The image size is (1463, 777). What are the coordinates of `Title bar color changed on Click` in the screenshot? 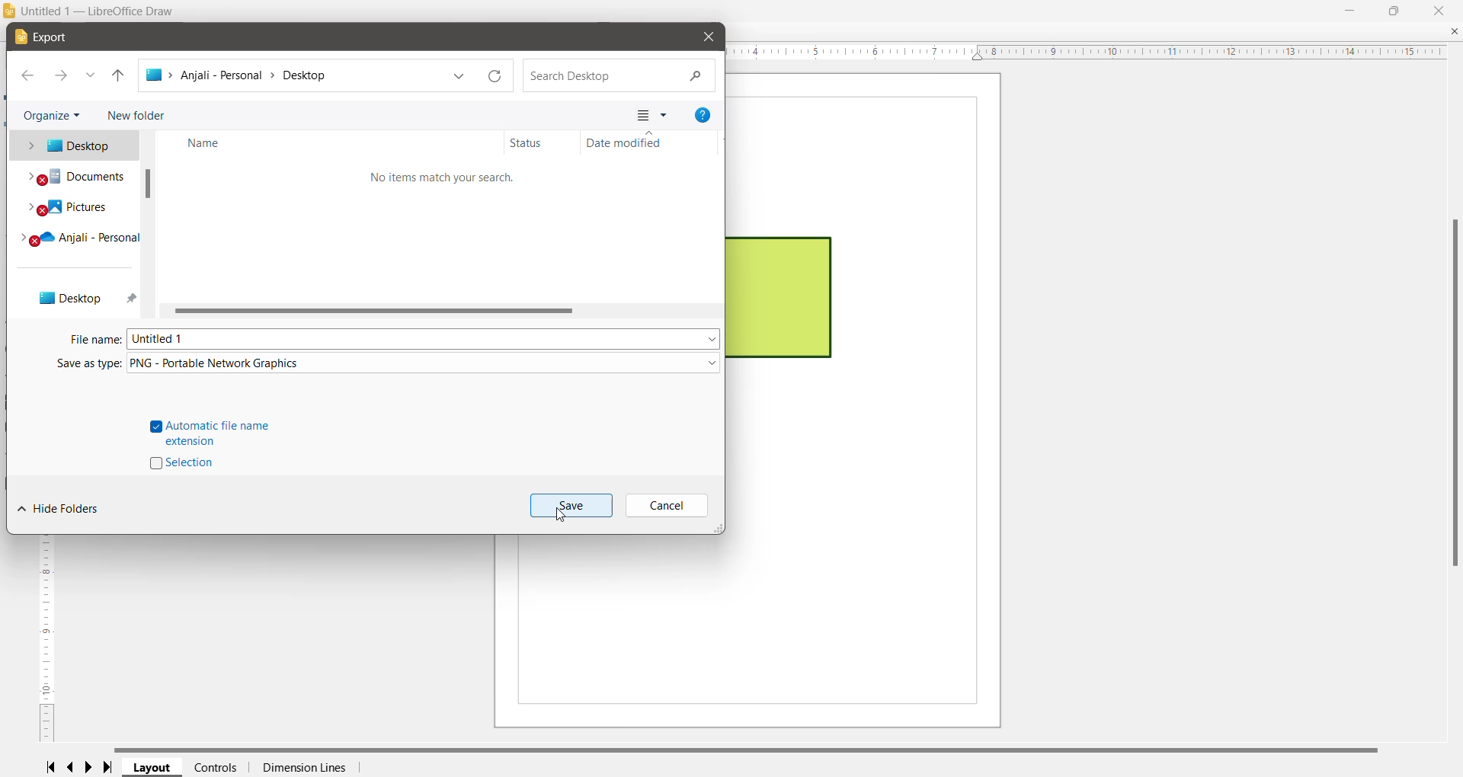 It's located at (754, 11).